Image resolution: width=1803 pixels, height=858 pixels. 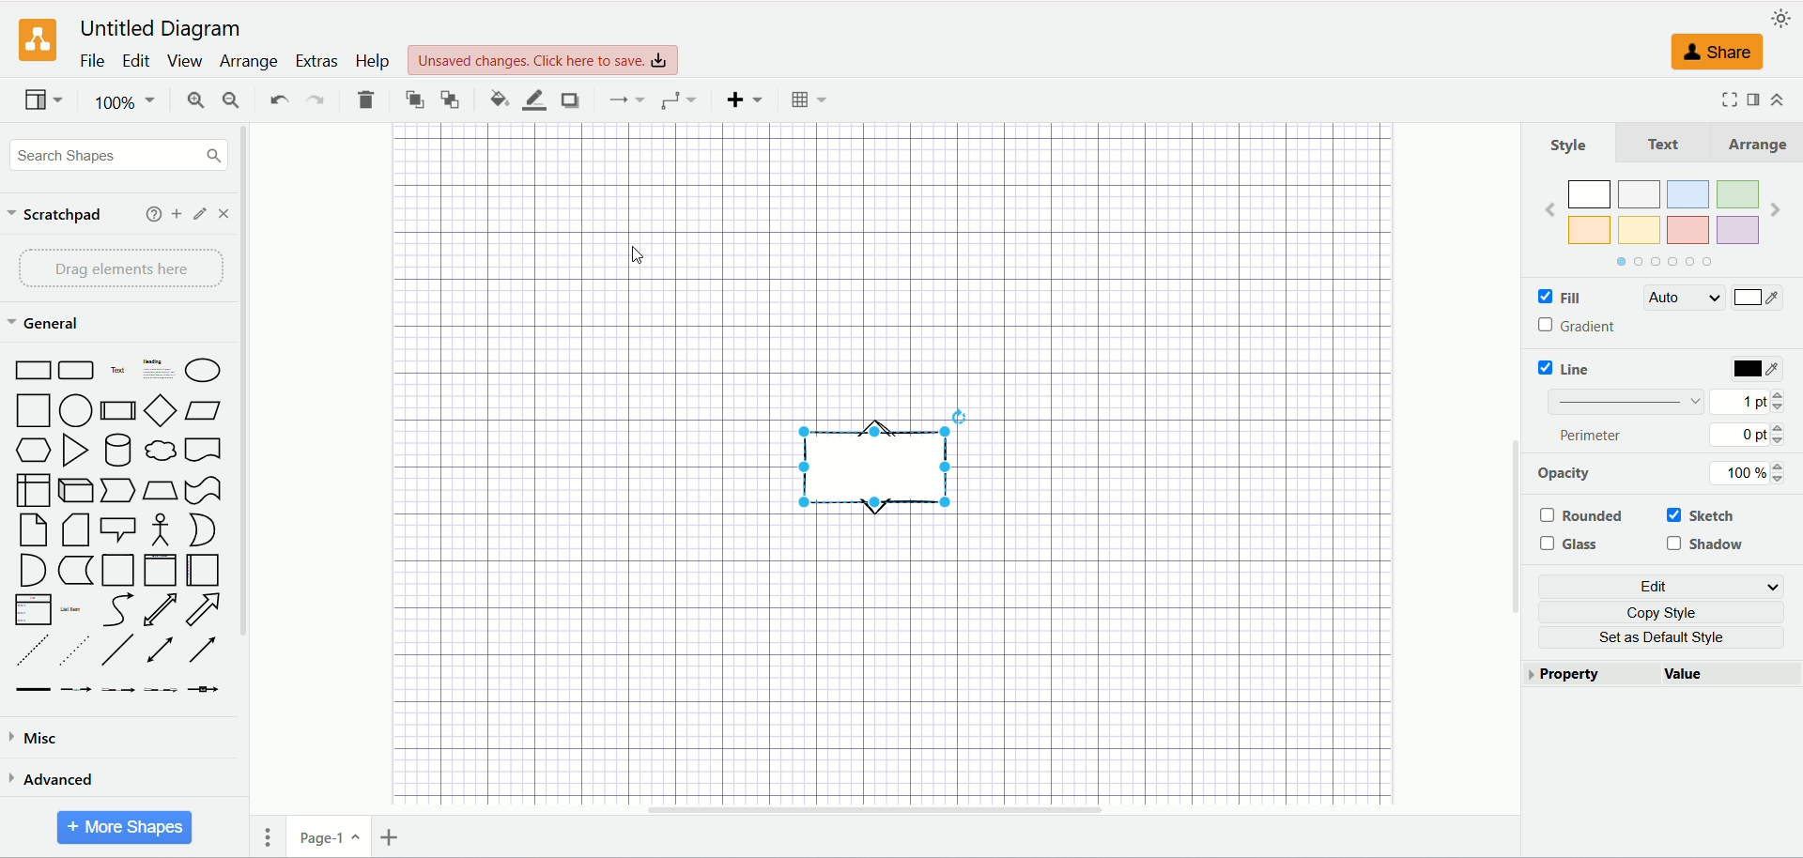 What do you see at coordinates (1758, 403) in the screenshot?
I see `1 pt` at bounding box center [1758, 403].